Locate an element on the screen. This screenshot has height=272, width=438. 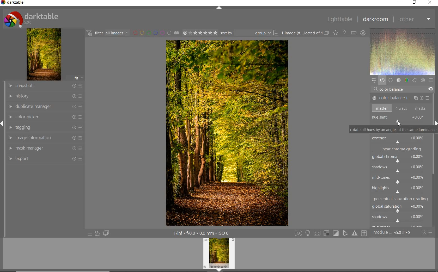
collapse grouped image is located at coordinates (326, 33).